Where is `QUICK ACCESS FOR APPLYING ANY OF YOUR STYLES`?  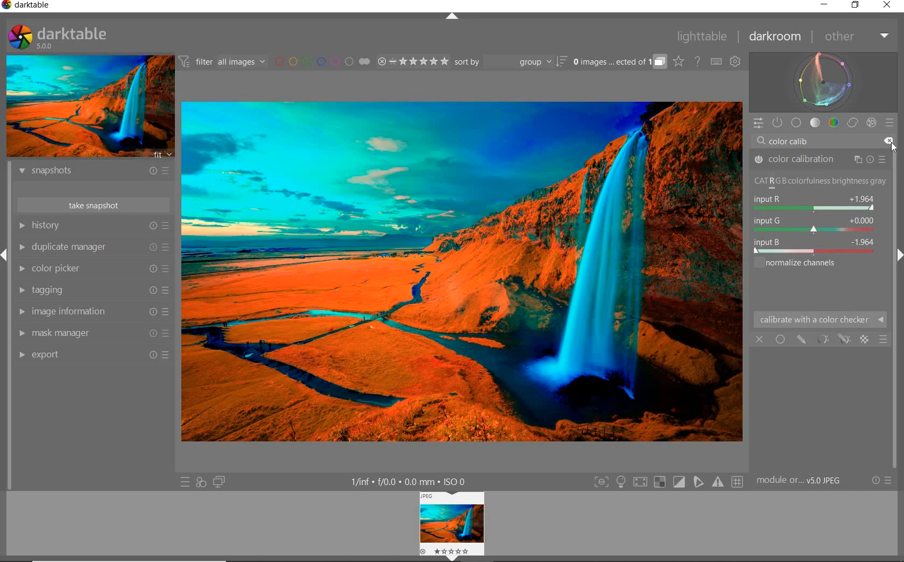 QUICK ACCESS FOR APPLYING ANY OF YOUR STYLES is located at coordinates (200, 483).